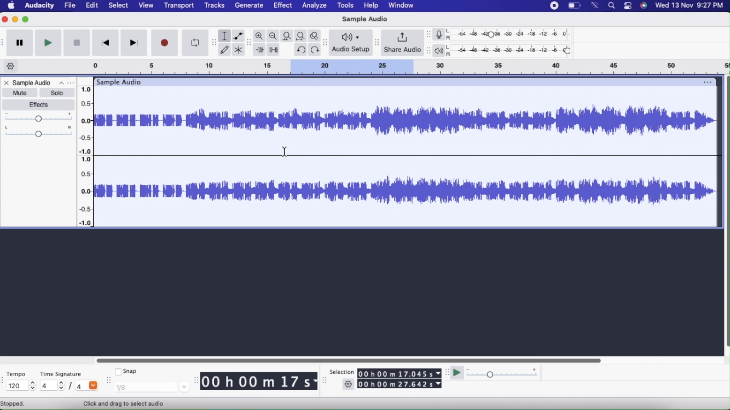 Image resolution: width=730 pixels, height=410 pixels. Describe the element at coordinates (40, 105) in the screenshot. I see `Effects` at that location.